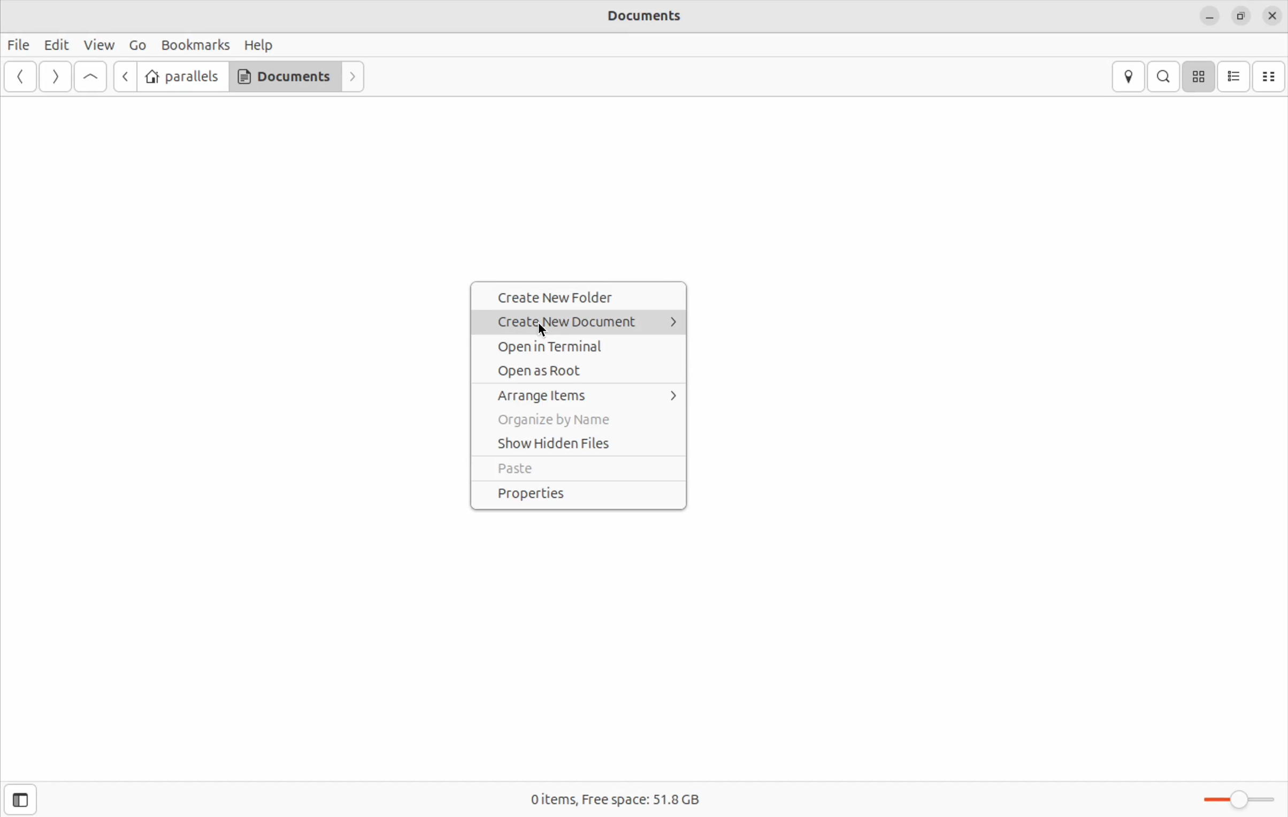 The width and height of the screenshot is (1288, 817). What do you see at coordinates (585, 396) in the screenshot?
I see `Arrange Items` at bounding box center [585, 396].